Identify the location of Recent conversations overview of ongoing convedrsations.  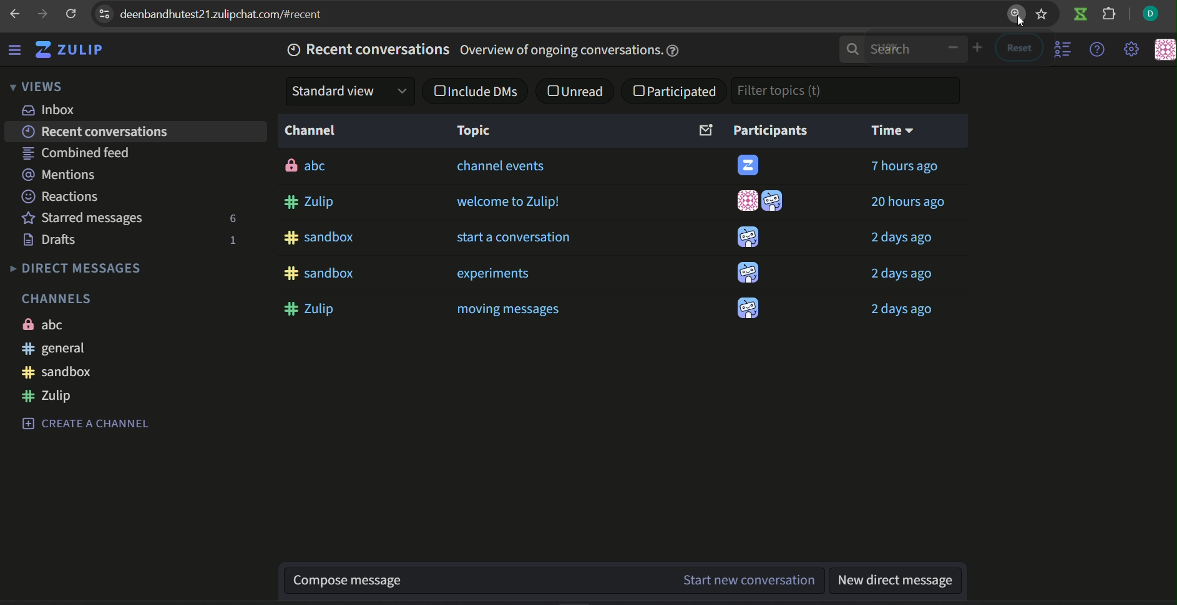
(486, 51).